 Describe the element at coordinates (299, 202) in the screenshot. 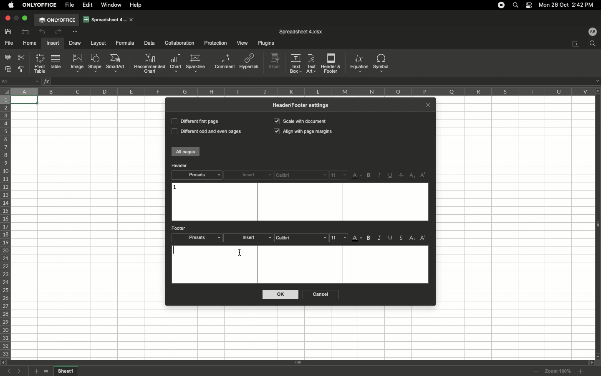

I see `Text box` at that location.